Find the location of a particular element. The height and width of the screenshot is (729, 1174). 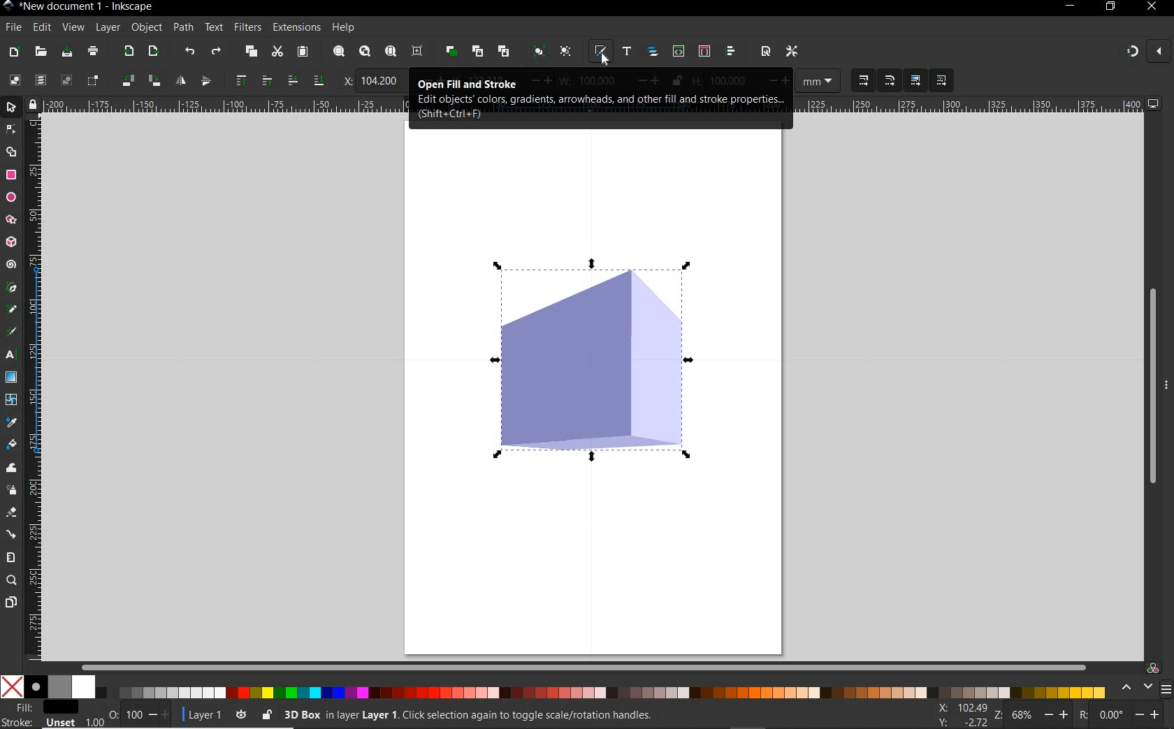

ERASER TOOL is located at coordinates (12, 512).